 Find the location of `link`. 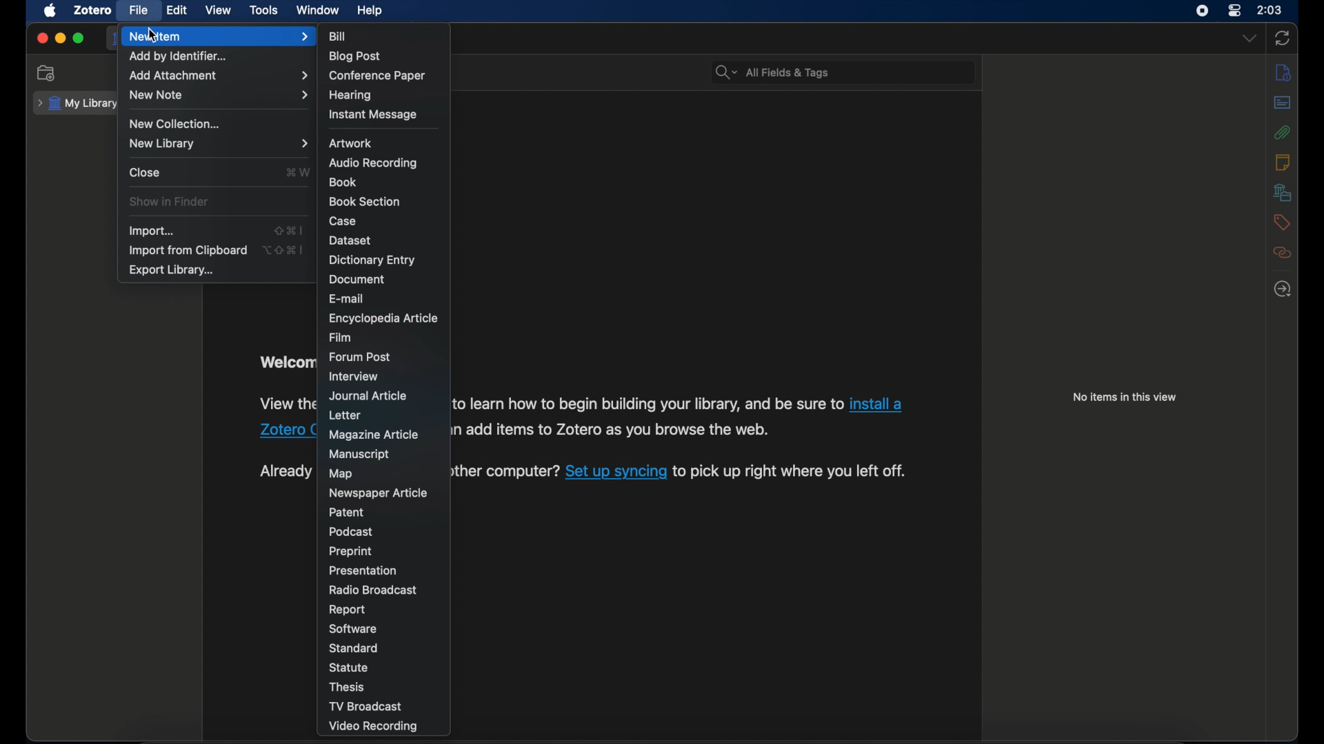

link is located at coordinates (615, 473).